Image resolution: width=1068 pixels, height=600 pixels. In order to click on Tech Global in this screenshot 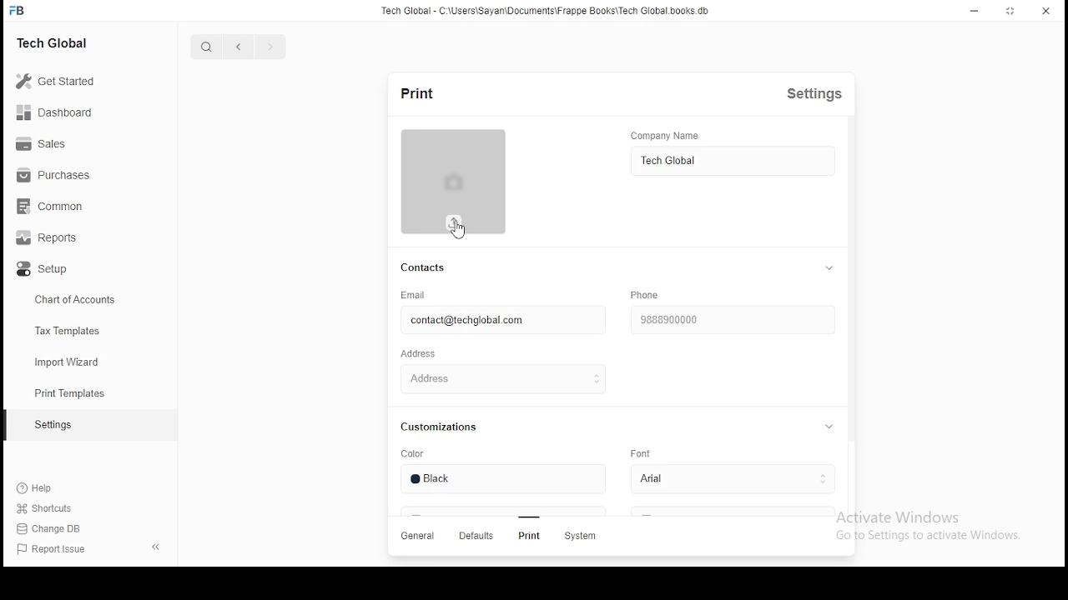, I will do `click(71, 42)`.